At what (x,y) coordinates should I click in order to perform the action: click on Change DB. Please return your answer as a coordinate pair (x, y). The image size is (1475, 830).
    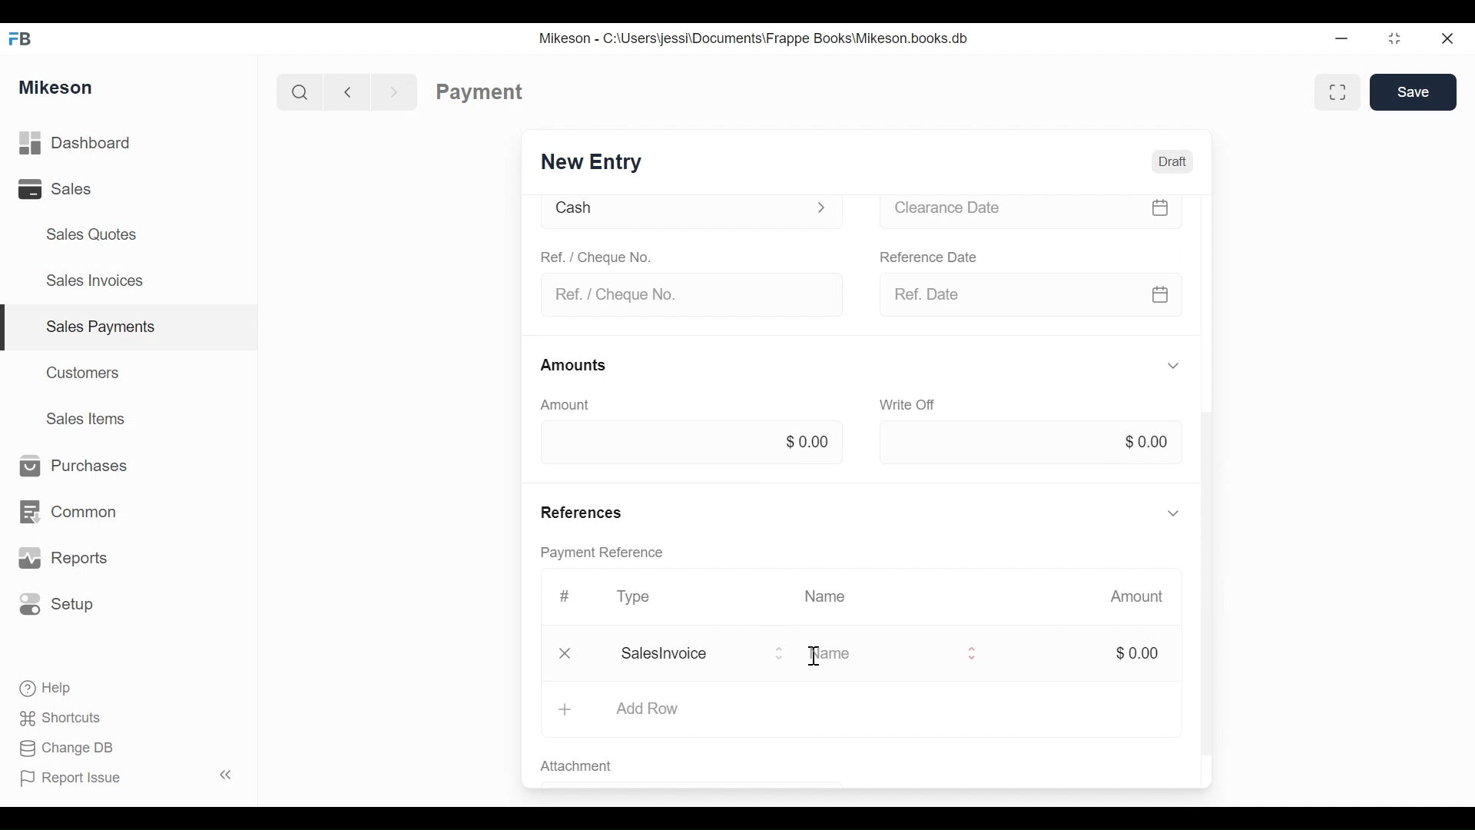
    Looking at the image, I should click on (71, 749).